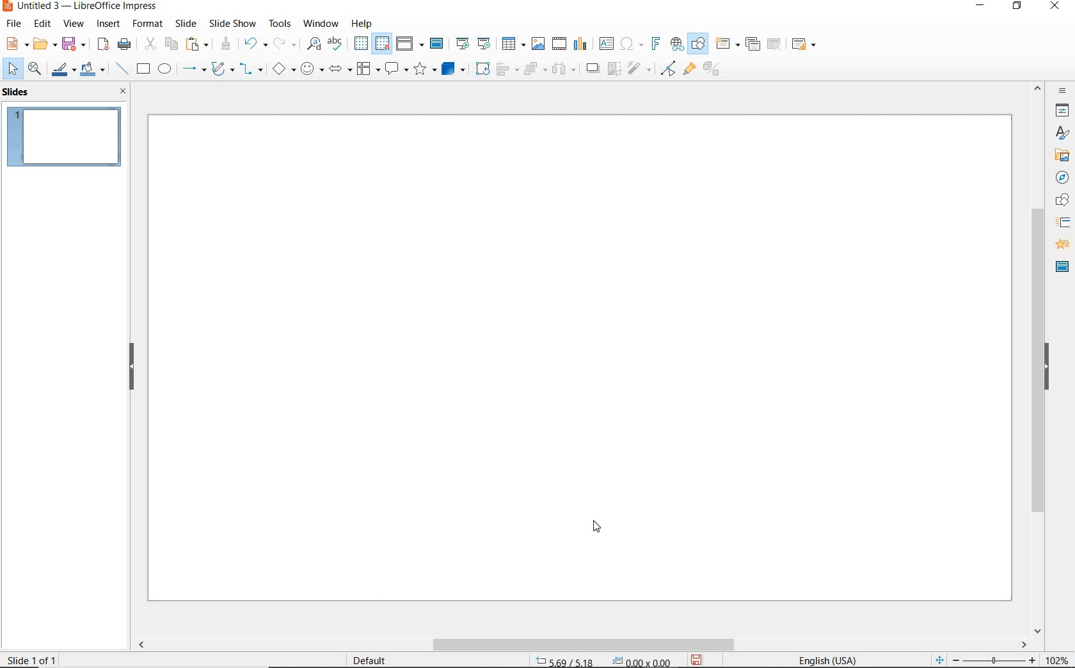 This screenshot has height=668, width=1075. Describe the element at coordinates (697, 658) in the screenshot. I see `SAVE` at that location.